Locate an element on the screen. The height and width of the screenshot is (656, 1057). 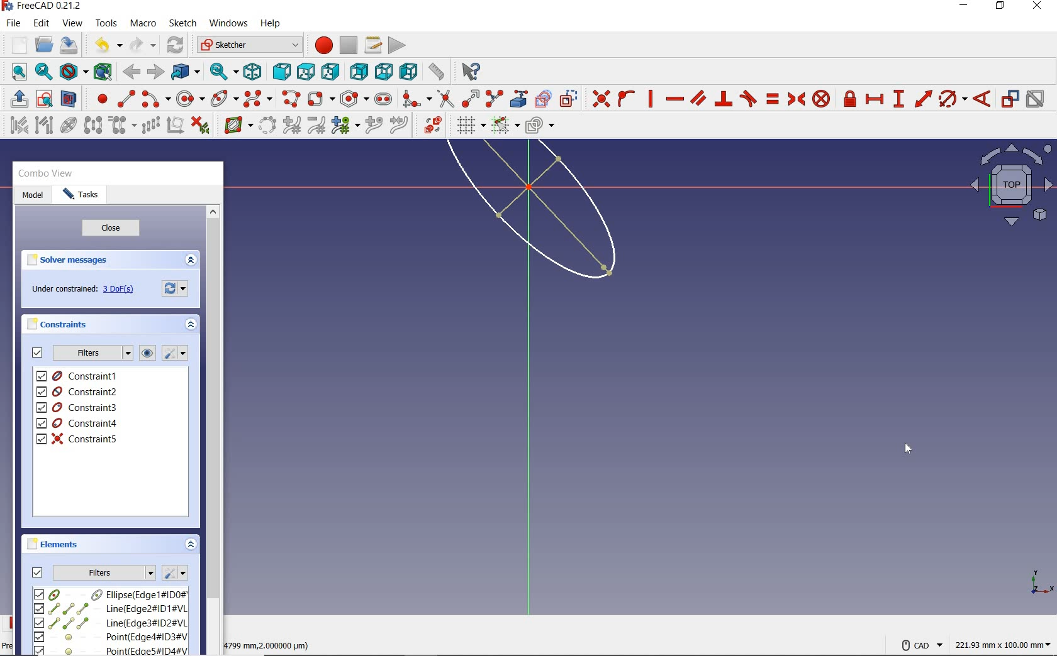
edit is located at coordinates (41, 24).